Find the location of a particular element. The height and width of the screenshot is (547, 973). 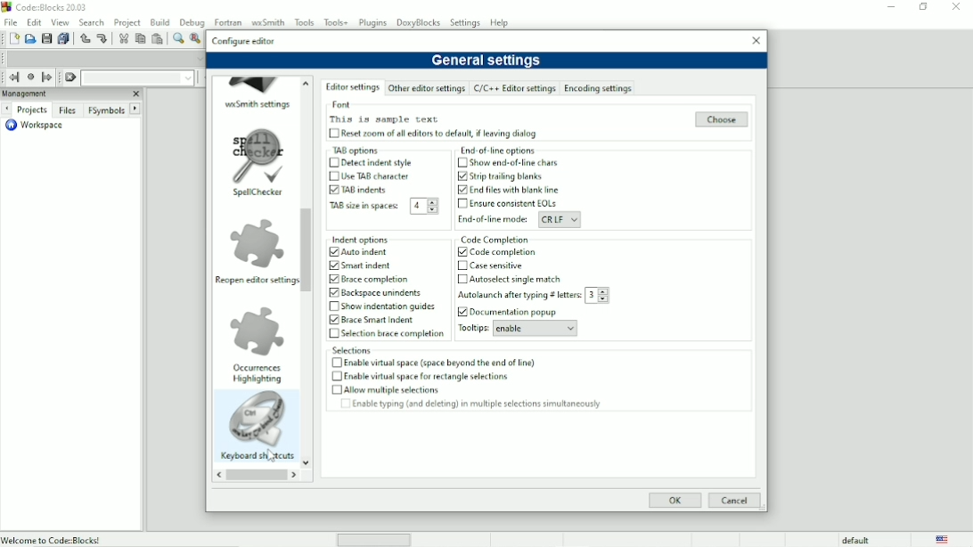

Fortran is located at coordinates (227, 20).